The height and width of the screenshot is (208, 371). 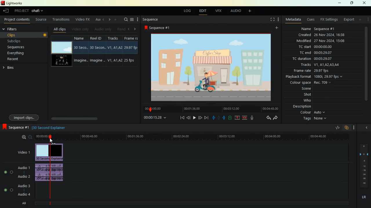 What do you see at coordinates (131, 47) in the screenshot?
I see `29.97` at bounding box center [131, 47].